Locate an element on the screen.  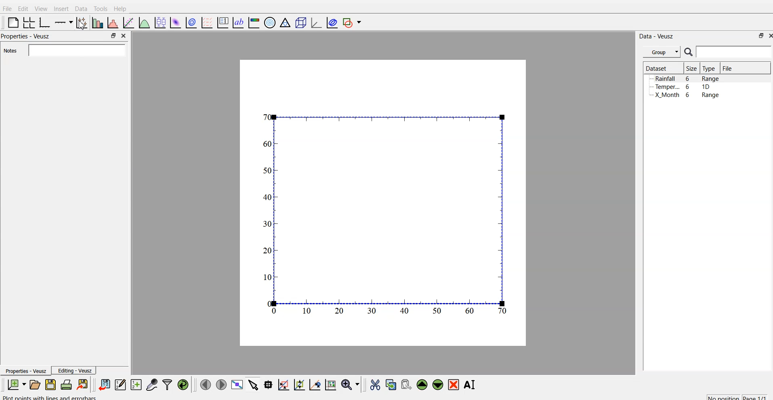
draw rectangle to zoom is located at coordinates (284, 384).